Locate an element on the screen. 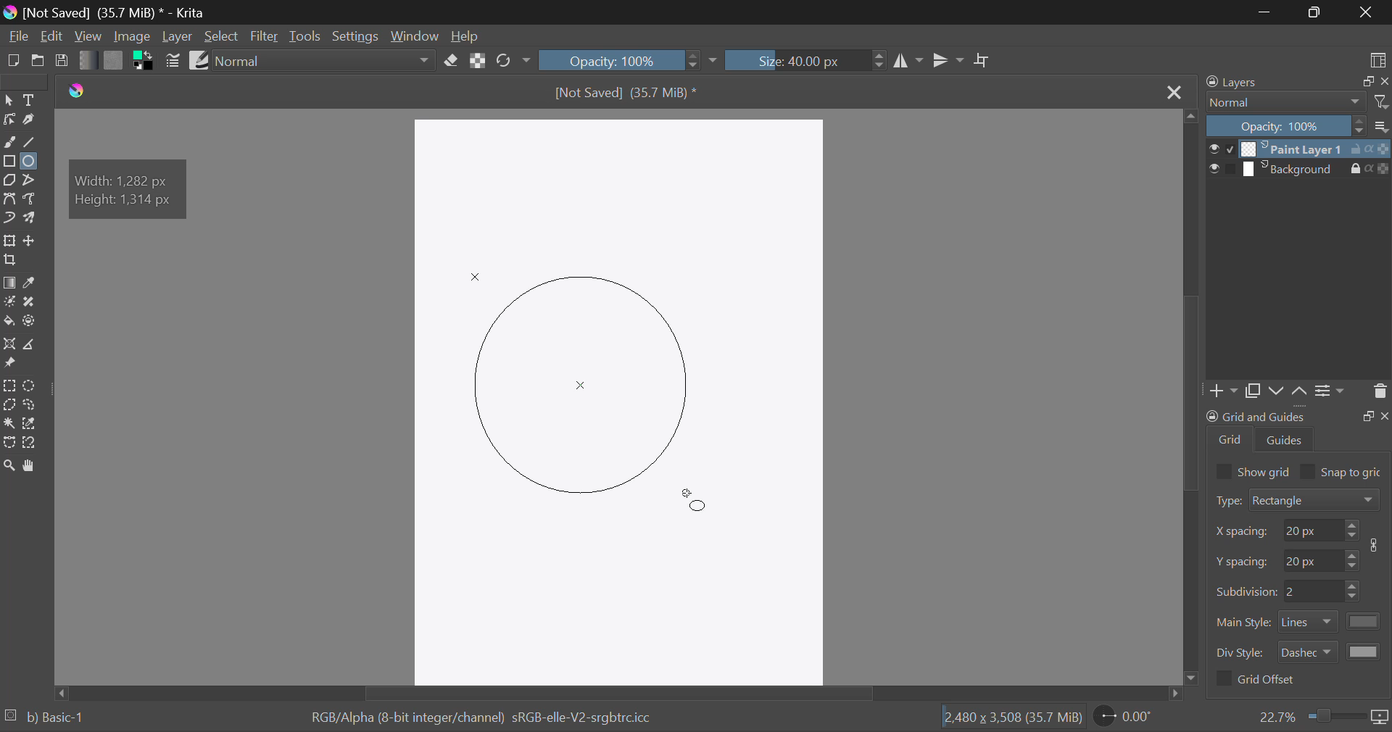 The image size is (1392, 732). Scroll Bar is located at coordinates (1193, 394).